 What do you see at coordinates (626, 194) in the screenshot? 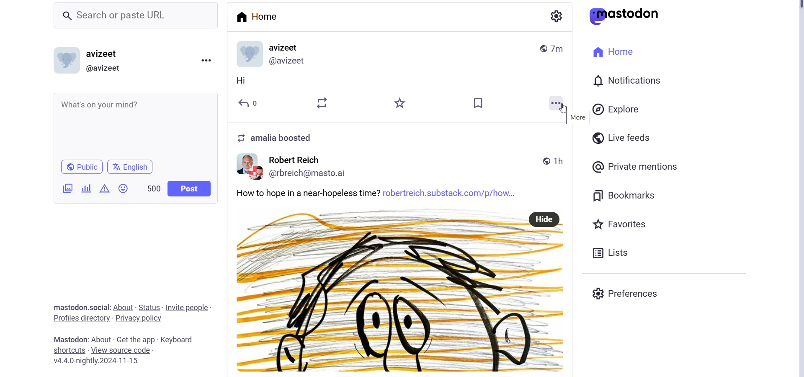
I see `Bookmarks` at bounding box center [626, 194].